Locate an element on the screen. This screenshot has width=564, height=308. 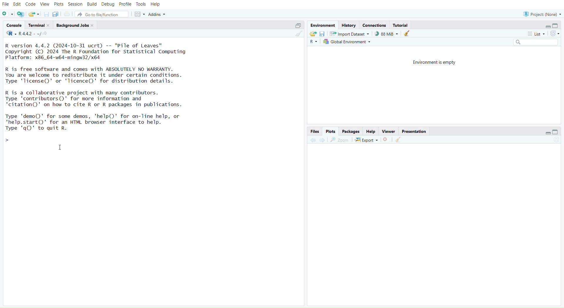
export is located at coordinates (367, 140).